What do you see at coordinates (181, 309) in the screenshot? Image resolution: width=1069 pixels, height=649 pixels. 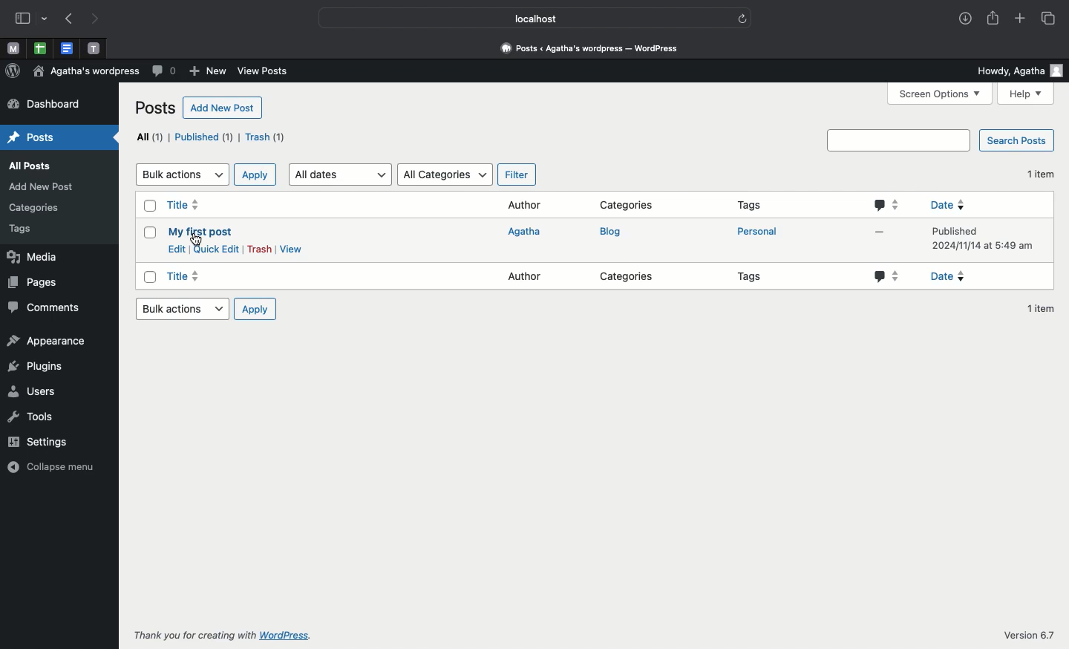 I see `Bulk actions` at bounding box center [181, 309].